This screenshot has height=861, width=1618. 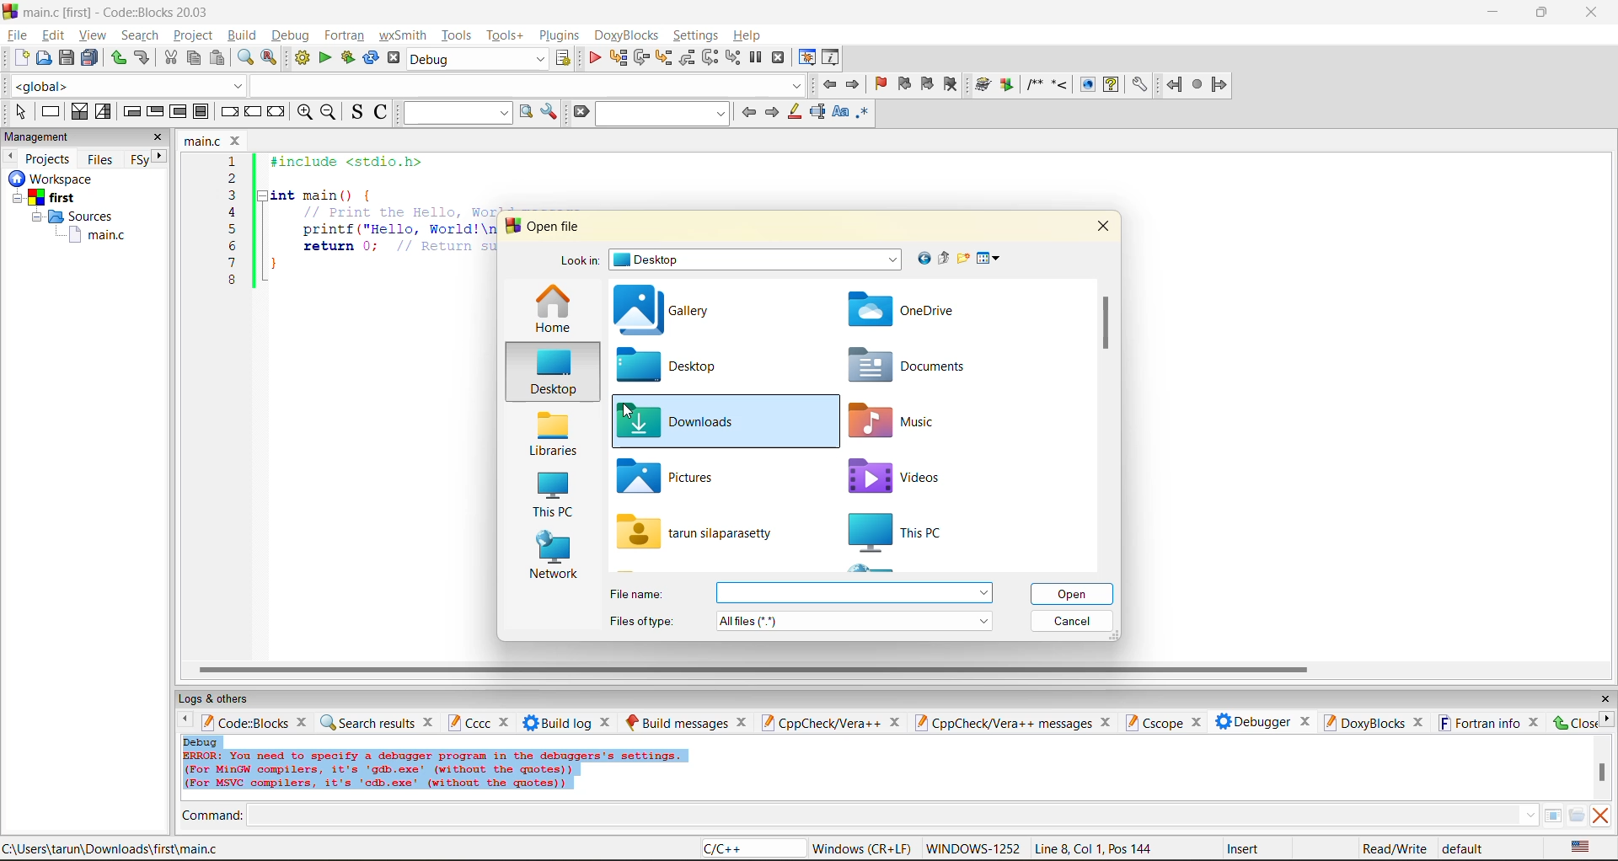 What do you see at coordinates (232, 245) in the screenshot?
I see `6` at bounding box center [232, 245].